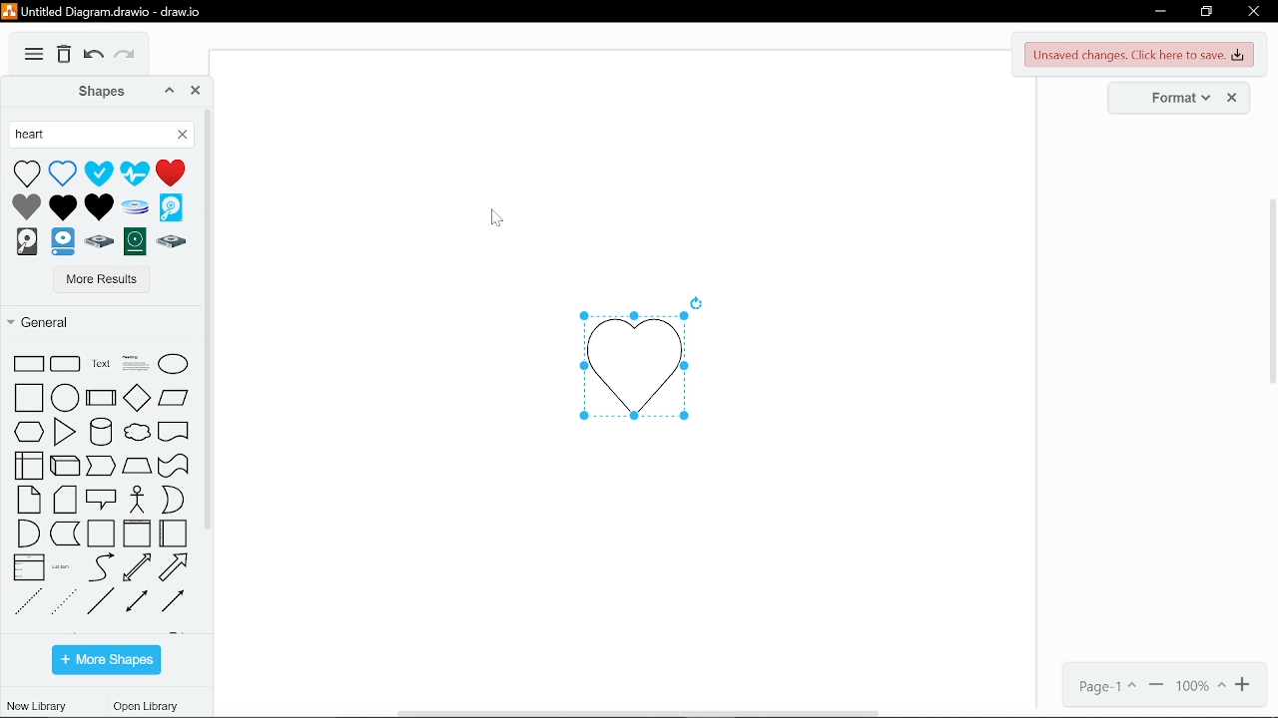 This screenshot has width=1278, height=718. Describe the element at coordinates (26, 433) in the screenshot. I see `hexagon` at that location.